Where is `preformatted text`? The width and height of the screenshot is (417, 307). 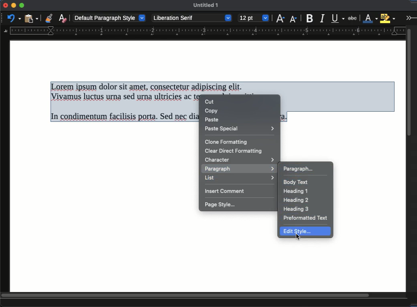
preformatted text is located at coordinates (306, 218).